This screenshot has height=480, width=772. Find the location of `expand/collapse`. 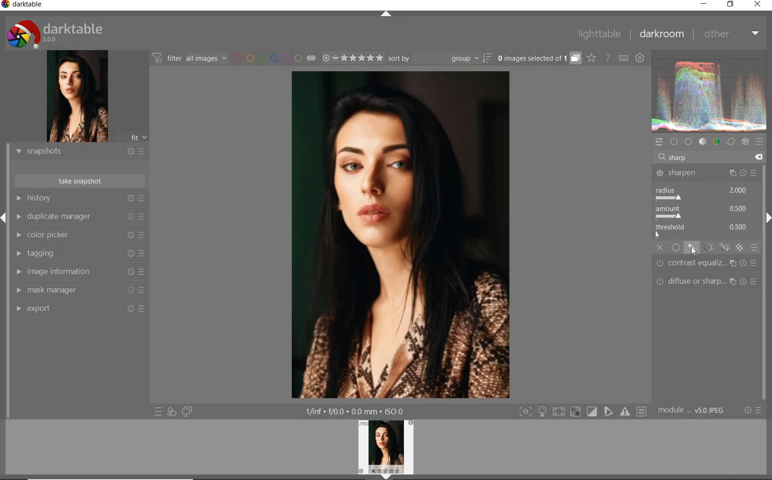

expand/collapse is located at coordinates (387, 14).